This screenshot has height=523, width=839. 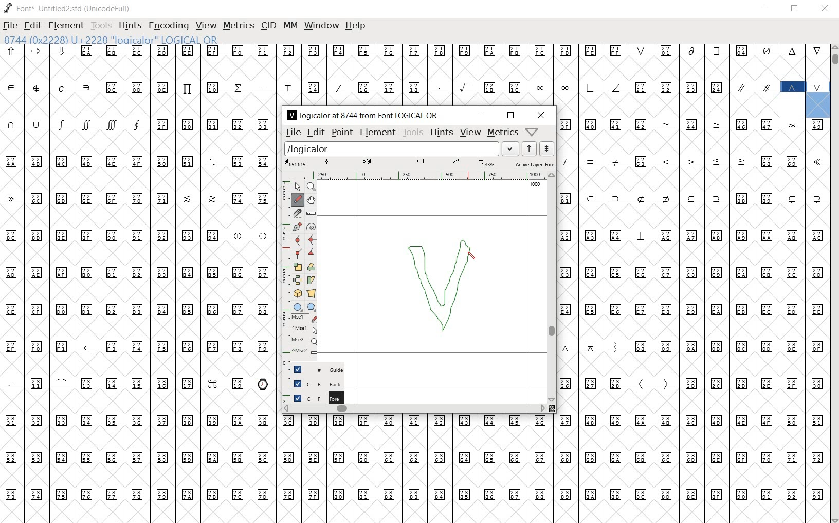 I want to click on minimize, so click(x=766, y=8).